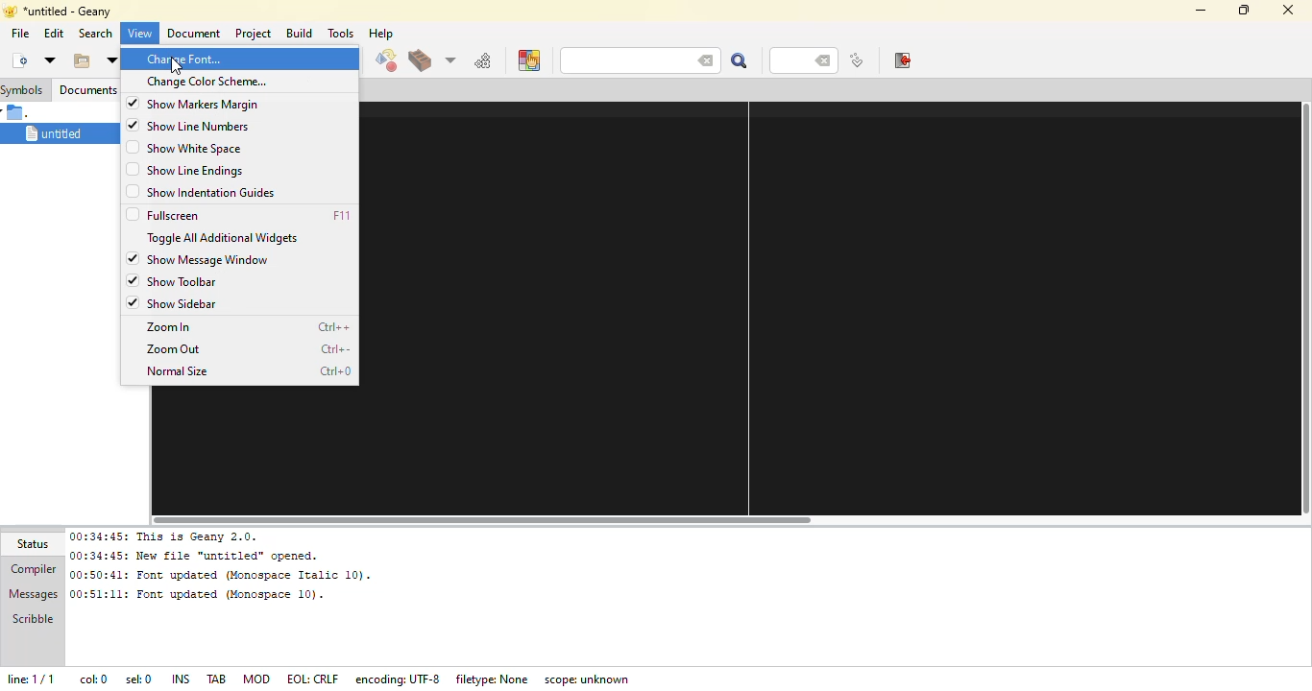 Image resolution: width=1312 pixels, height=691 pixels. What do you see at coordinates (1242, 9) in the screenshot?
I see `maximize` at bounding box center [1242, 9].